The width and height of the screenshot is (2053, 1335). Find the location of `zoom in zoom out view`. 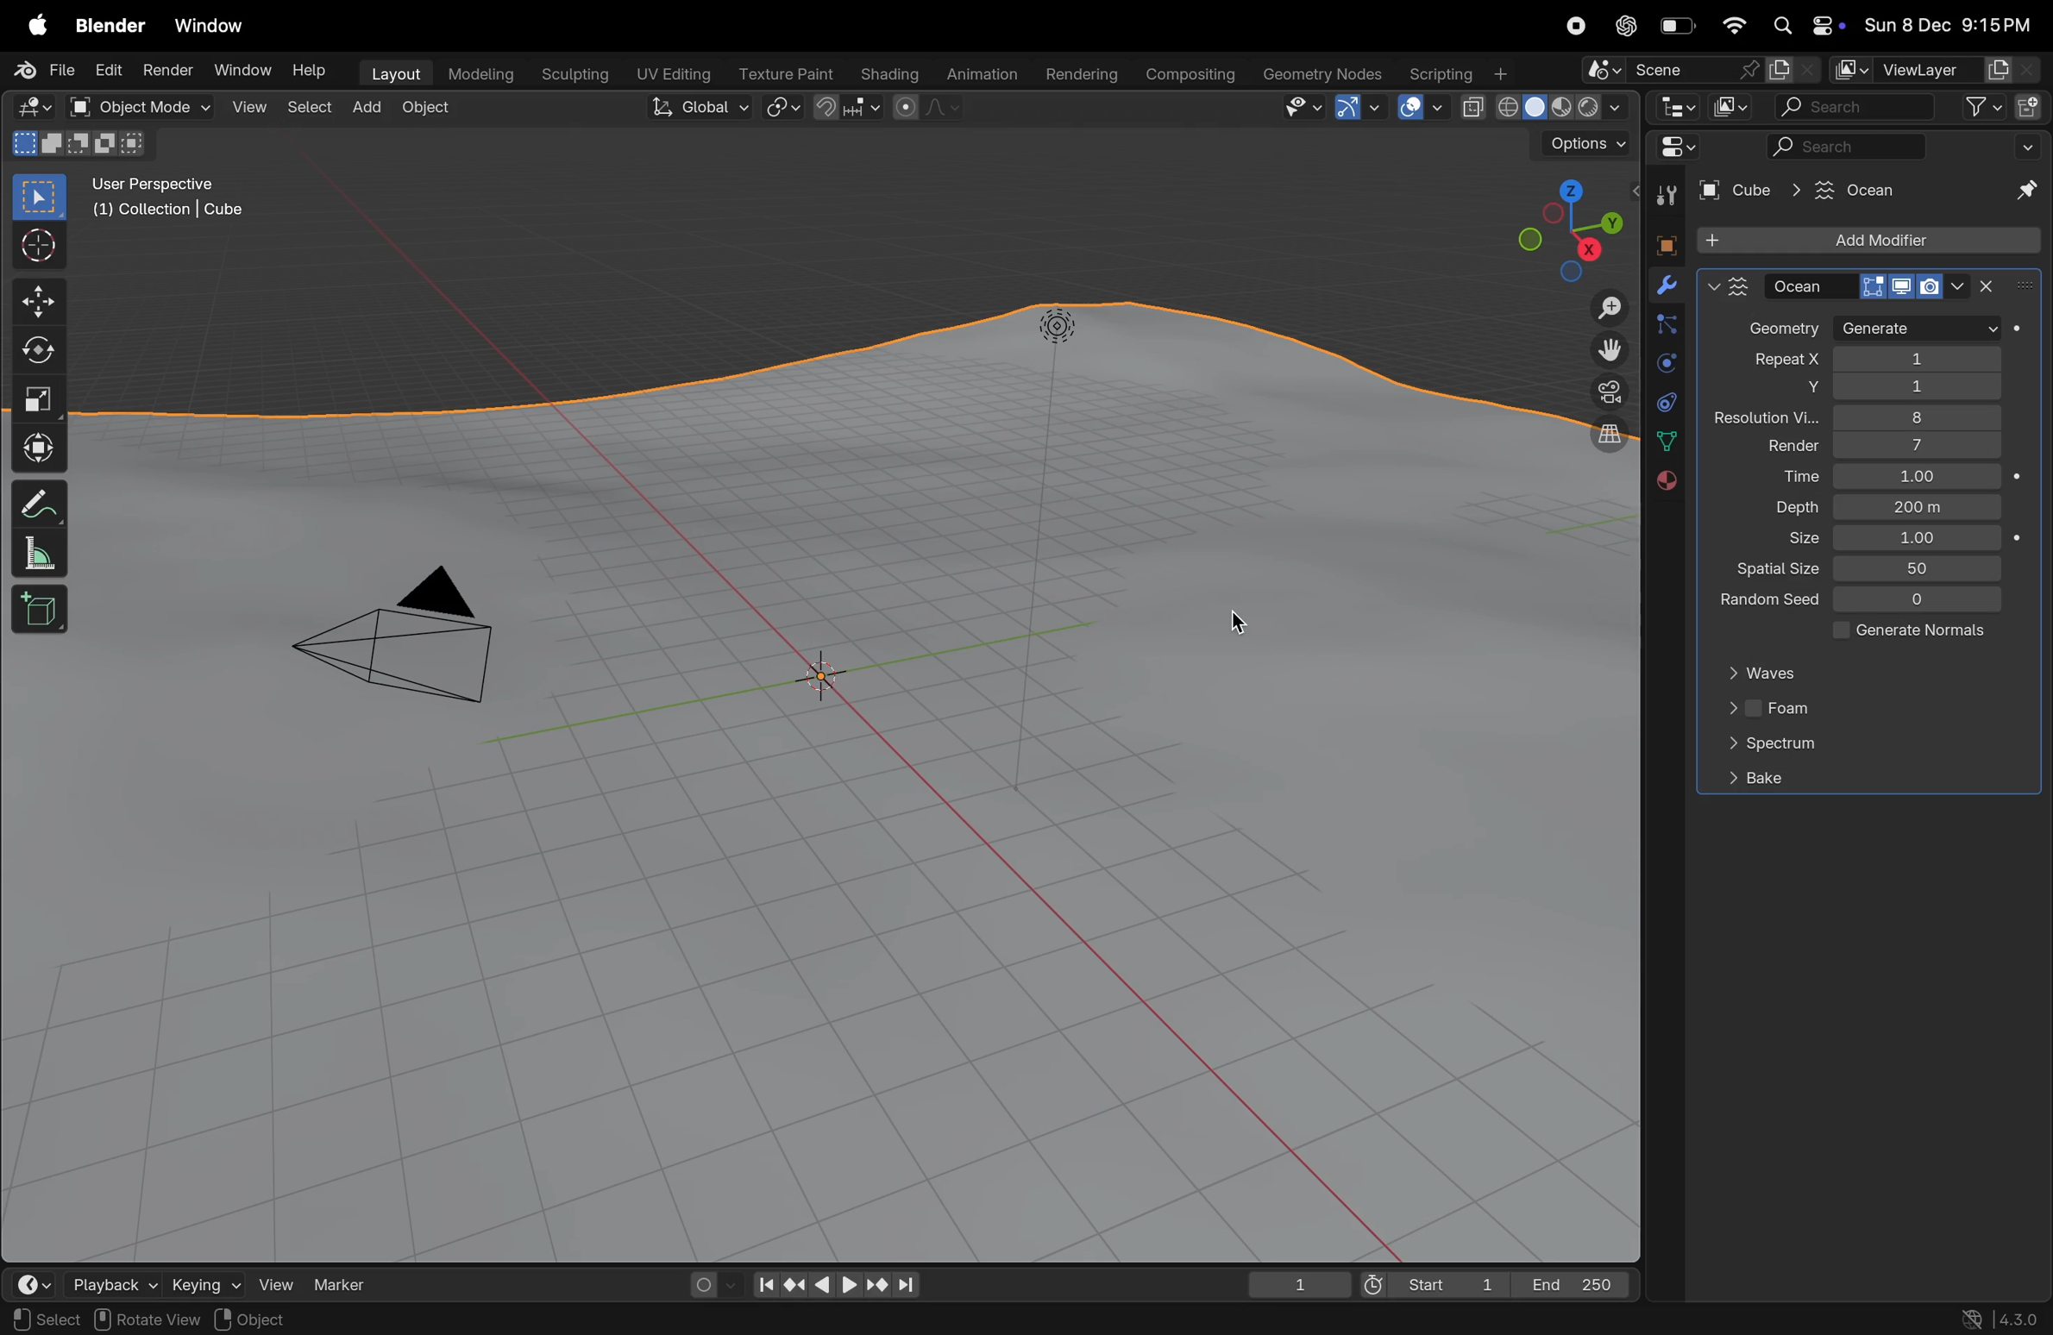

zoom in zoom out view is located at coordinates (1602, 308).